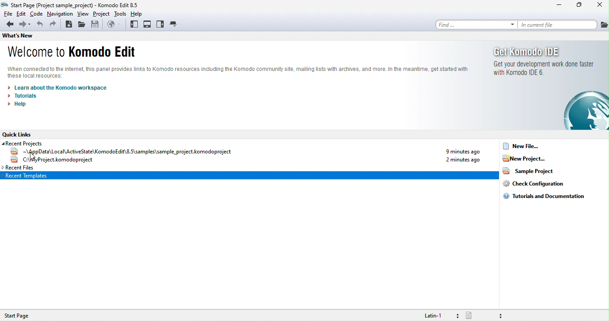 The width and height of the screenshot is (609, 322). Describe the element at coordinates (8, 24) in the screenshot. I see `back ` at that location.